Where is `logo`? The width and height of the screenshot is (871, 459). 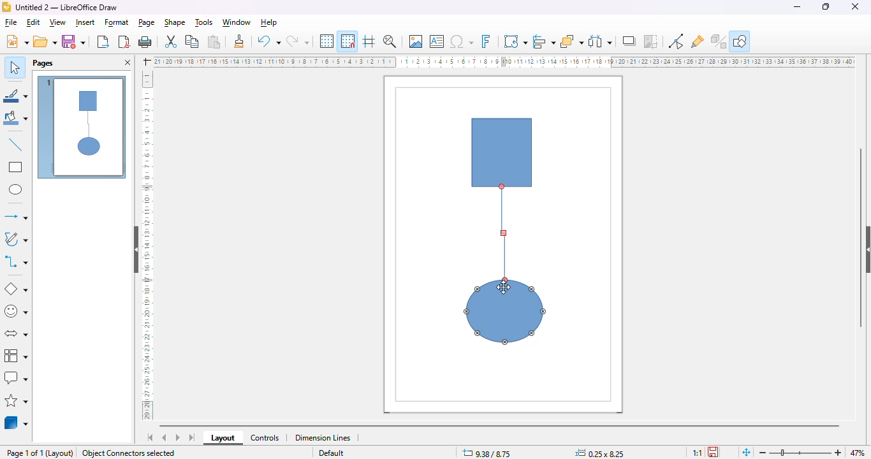
logo is located at coordinates (6, 7).